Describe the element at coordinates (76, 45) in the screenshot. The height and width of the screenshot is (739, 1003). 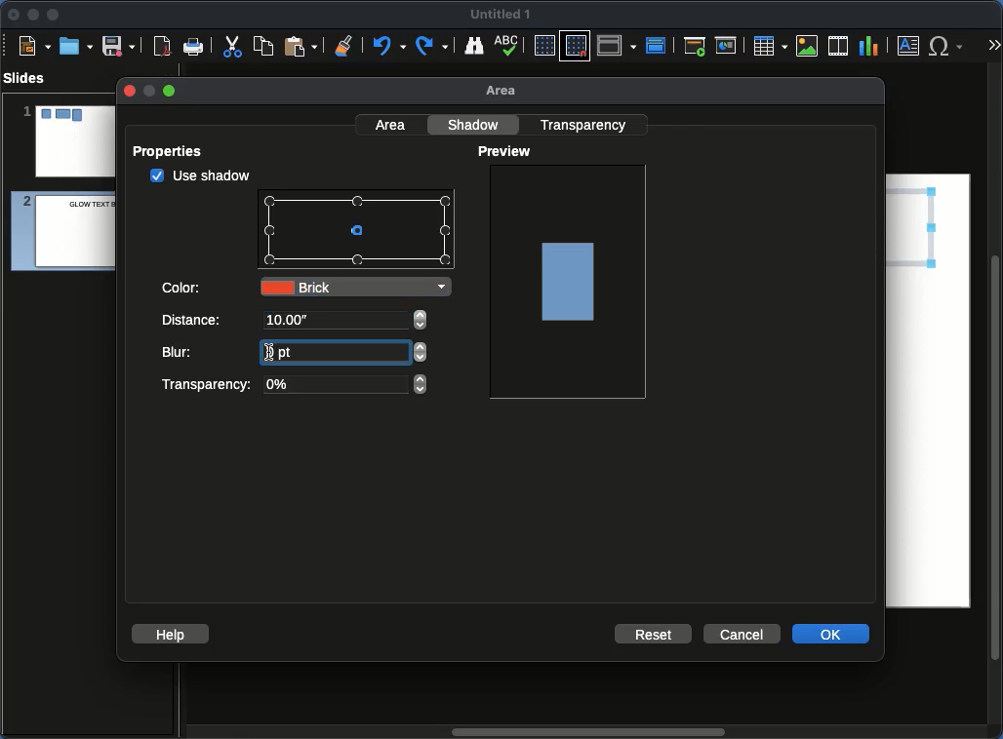
I see `Ope` at that location.